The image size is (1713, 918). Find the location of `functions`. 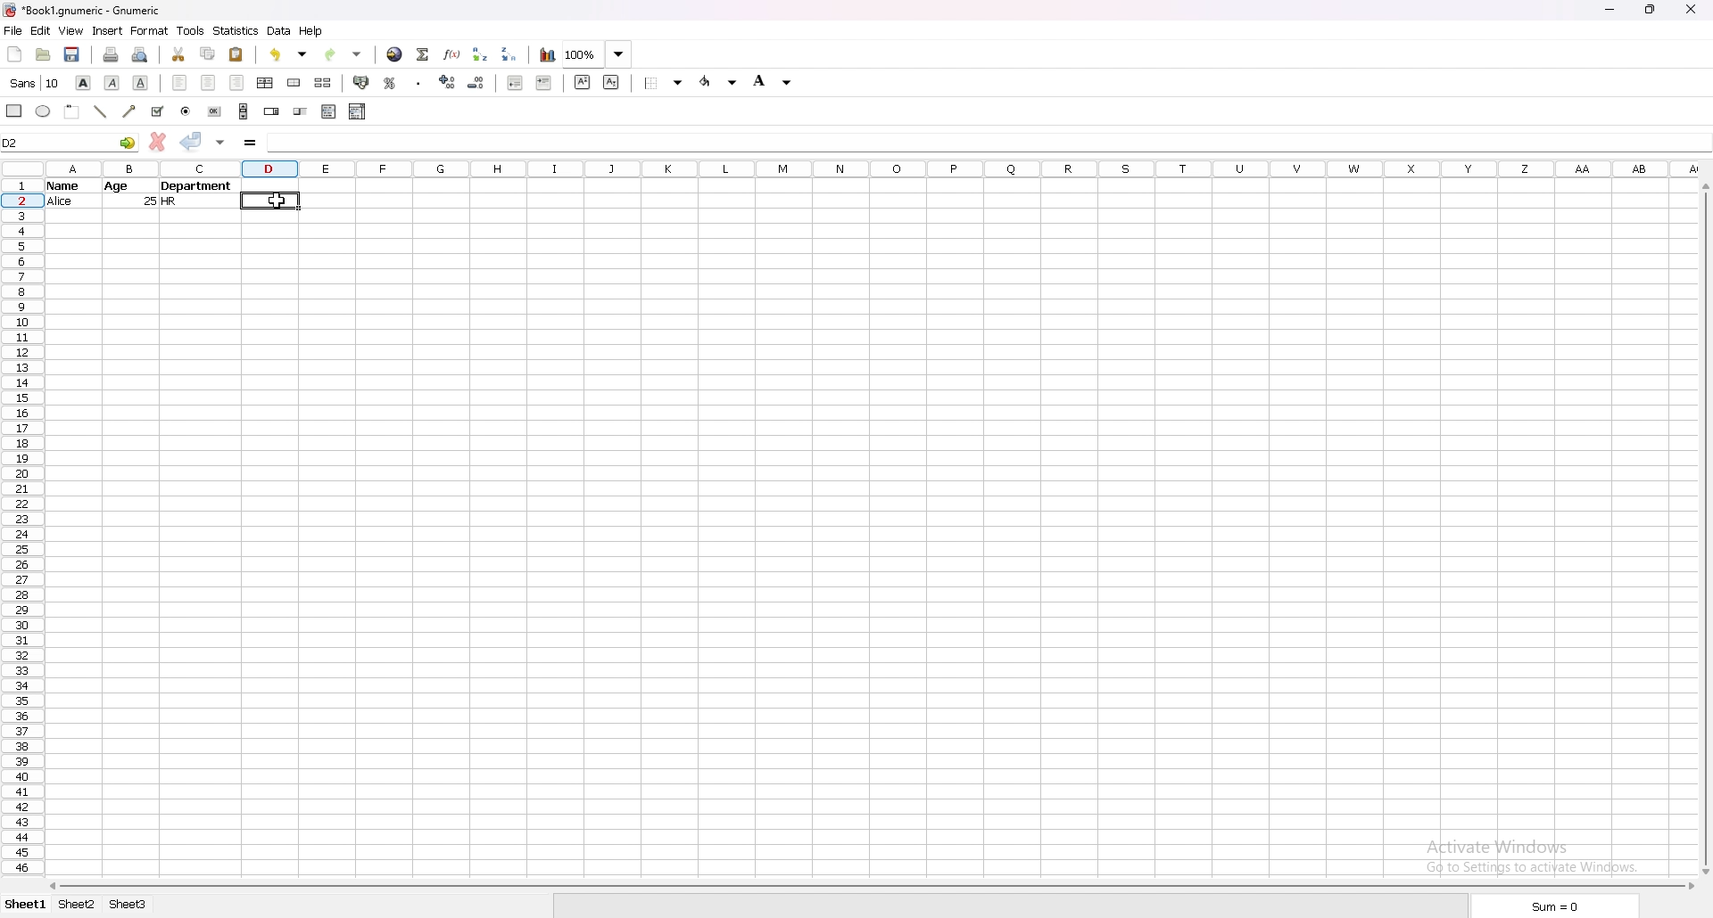

functions is located at coordinates (451, 53).